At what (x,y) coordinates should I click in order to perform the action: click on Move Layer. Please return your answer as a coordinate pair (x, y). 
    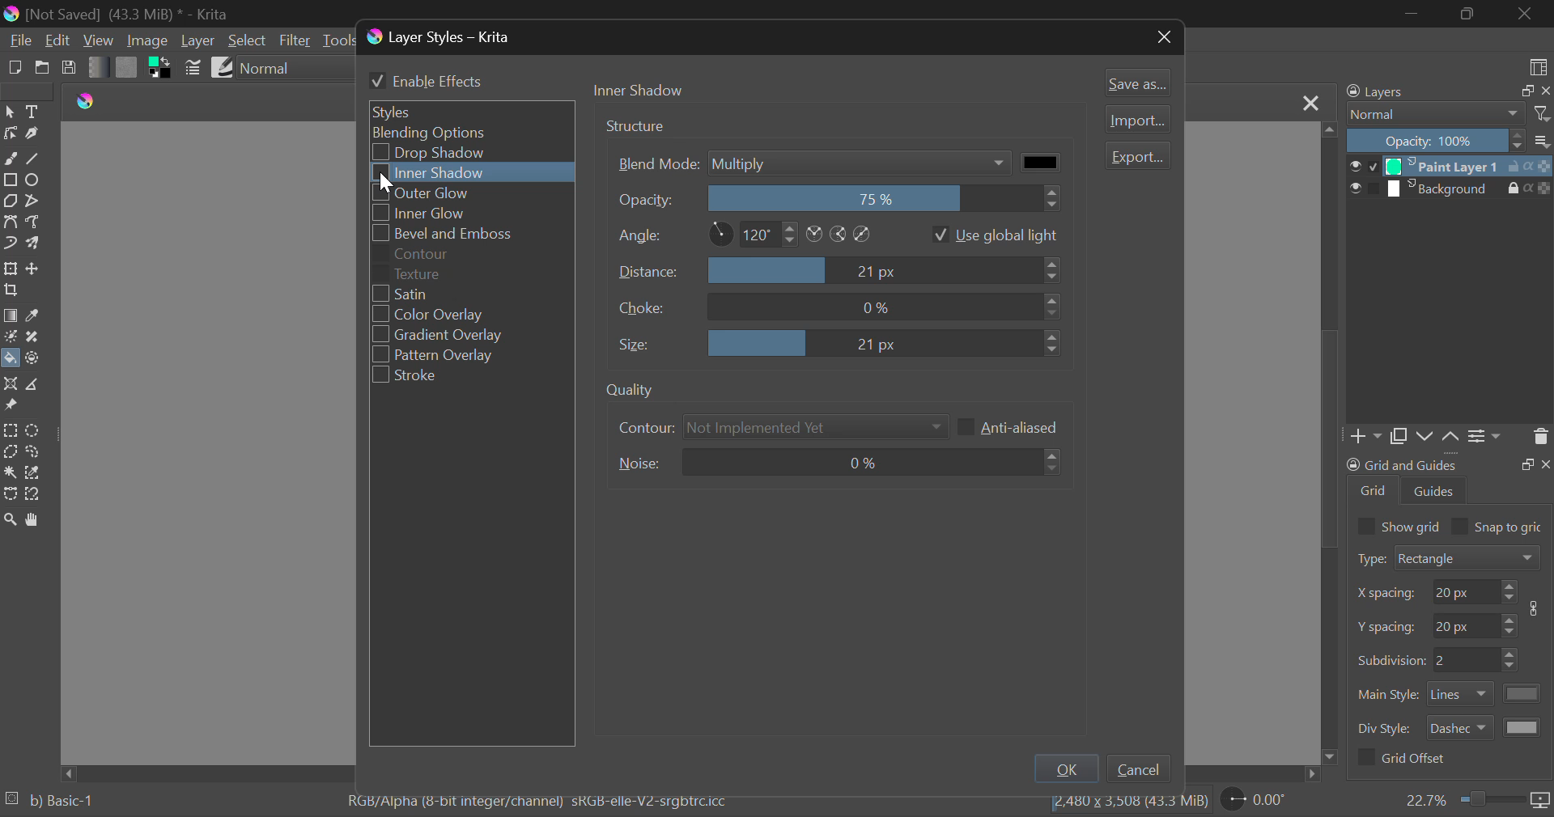
    Looking at the image, I should click on (35, 269).